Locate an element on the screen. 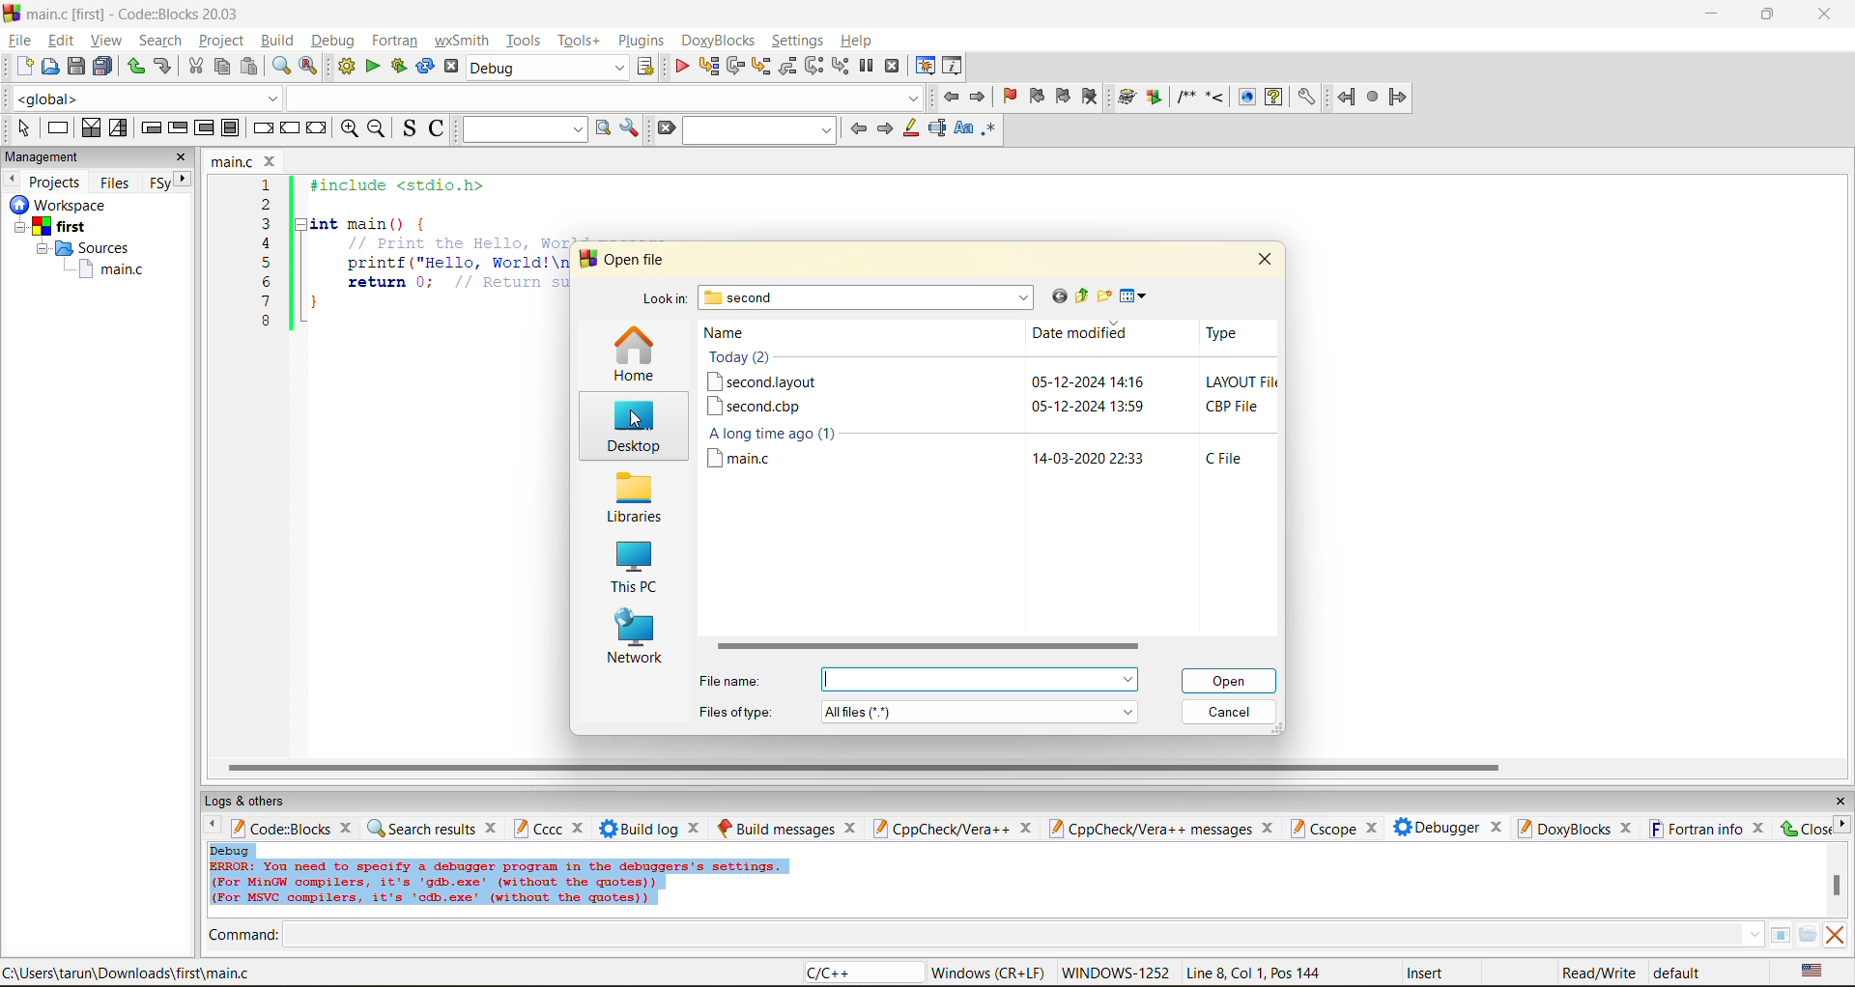 Image resolution: width=1855 pixels, height=987 pixels. Error info is located at coordinates (499, 884).